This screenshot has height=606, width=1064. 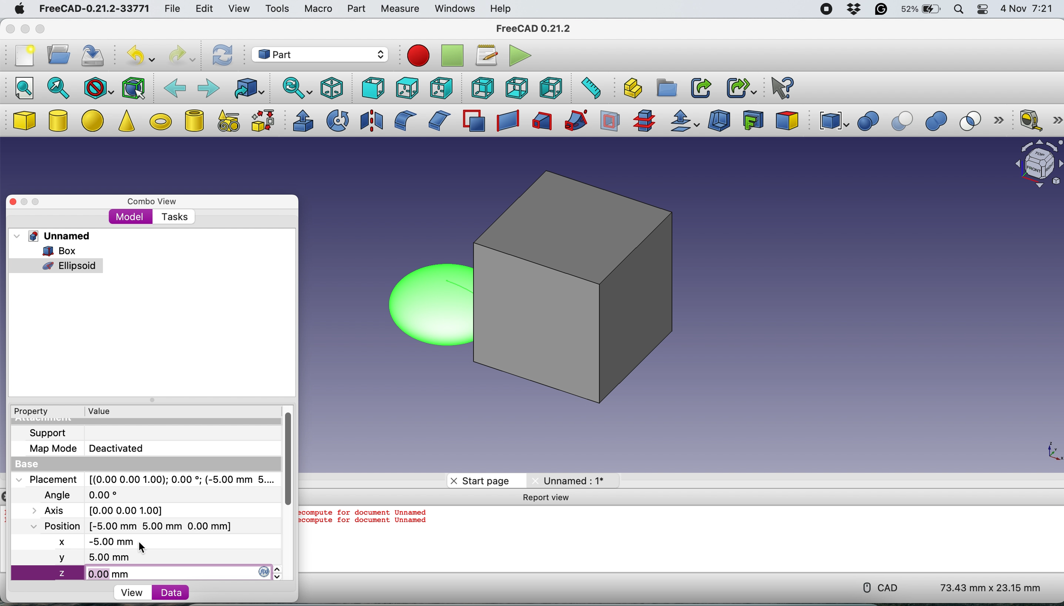 What do you see at coordinates (95, 119) in the screenshot?
I see `ellipse` at bounding box center [95, 119].